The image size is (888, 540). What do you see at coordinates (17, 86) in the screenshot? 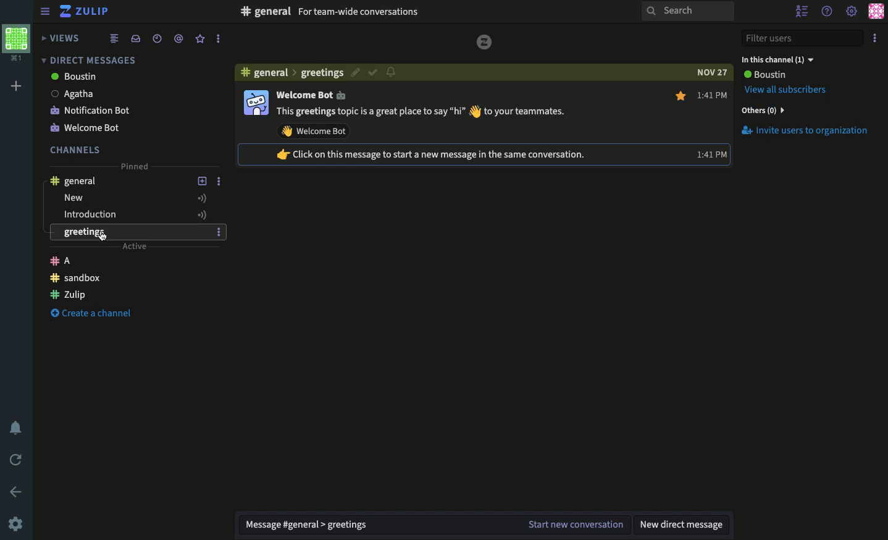
I see `Add` at bounding box center [17, 86].